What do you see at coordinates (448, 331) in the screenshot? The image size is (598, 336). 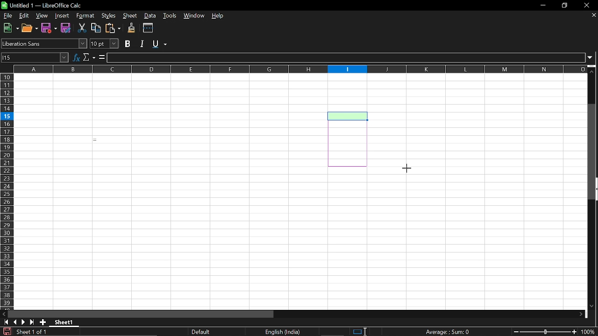 I see `Formula` at bounding box center [448, 331].